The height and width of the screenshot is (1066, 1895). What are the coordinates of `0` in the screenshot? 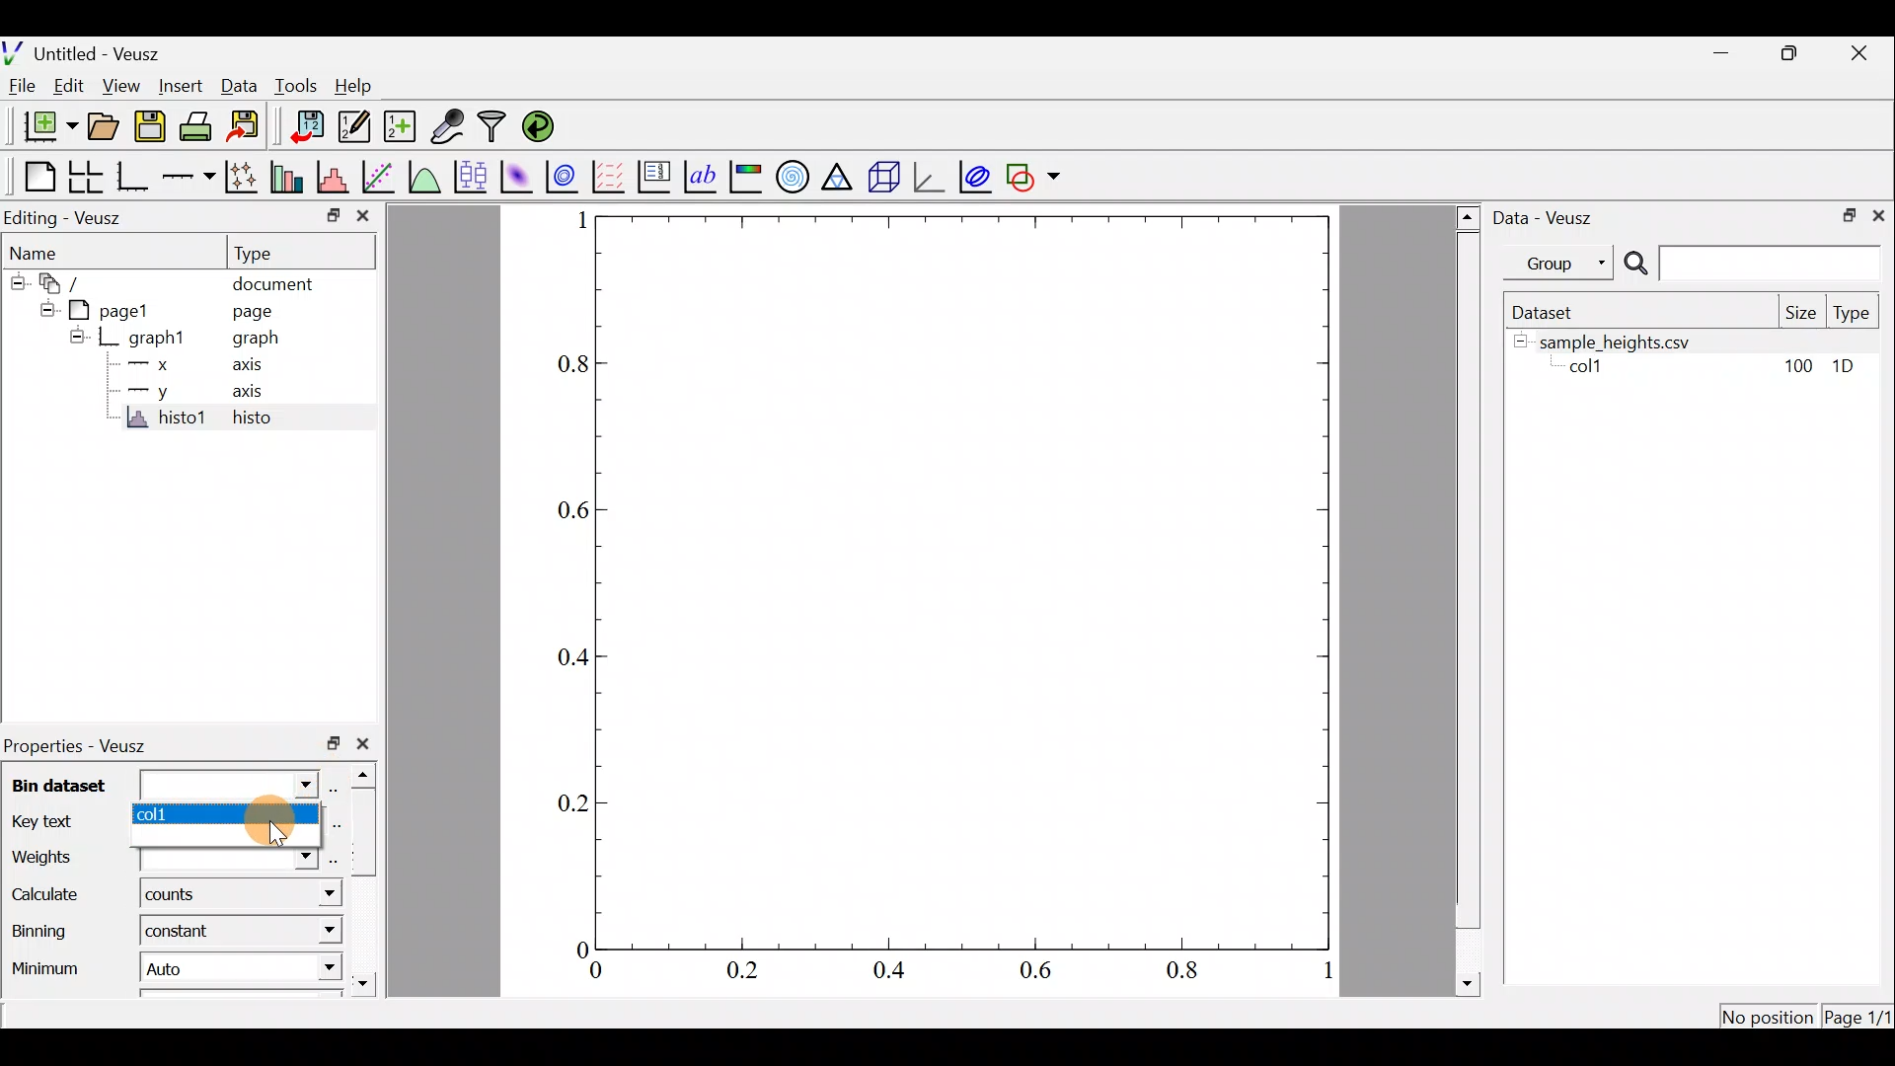 It's located at (572, 946).